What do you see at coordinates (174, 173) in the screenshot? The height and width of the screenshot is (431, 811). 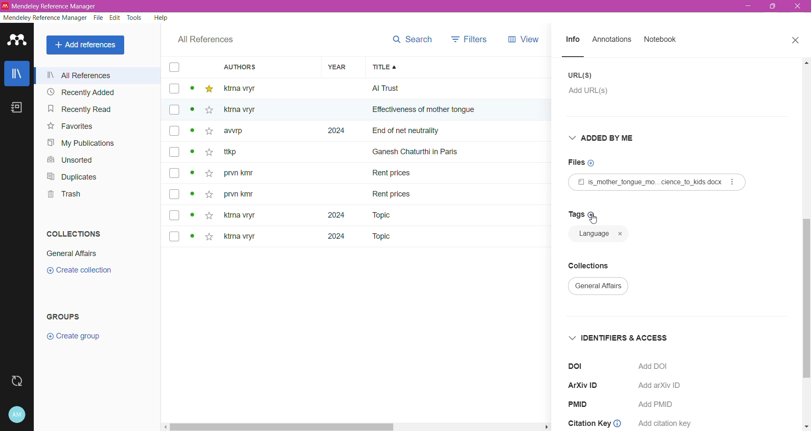 I see `box` at bounding box center [174, 173].